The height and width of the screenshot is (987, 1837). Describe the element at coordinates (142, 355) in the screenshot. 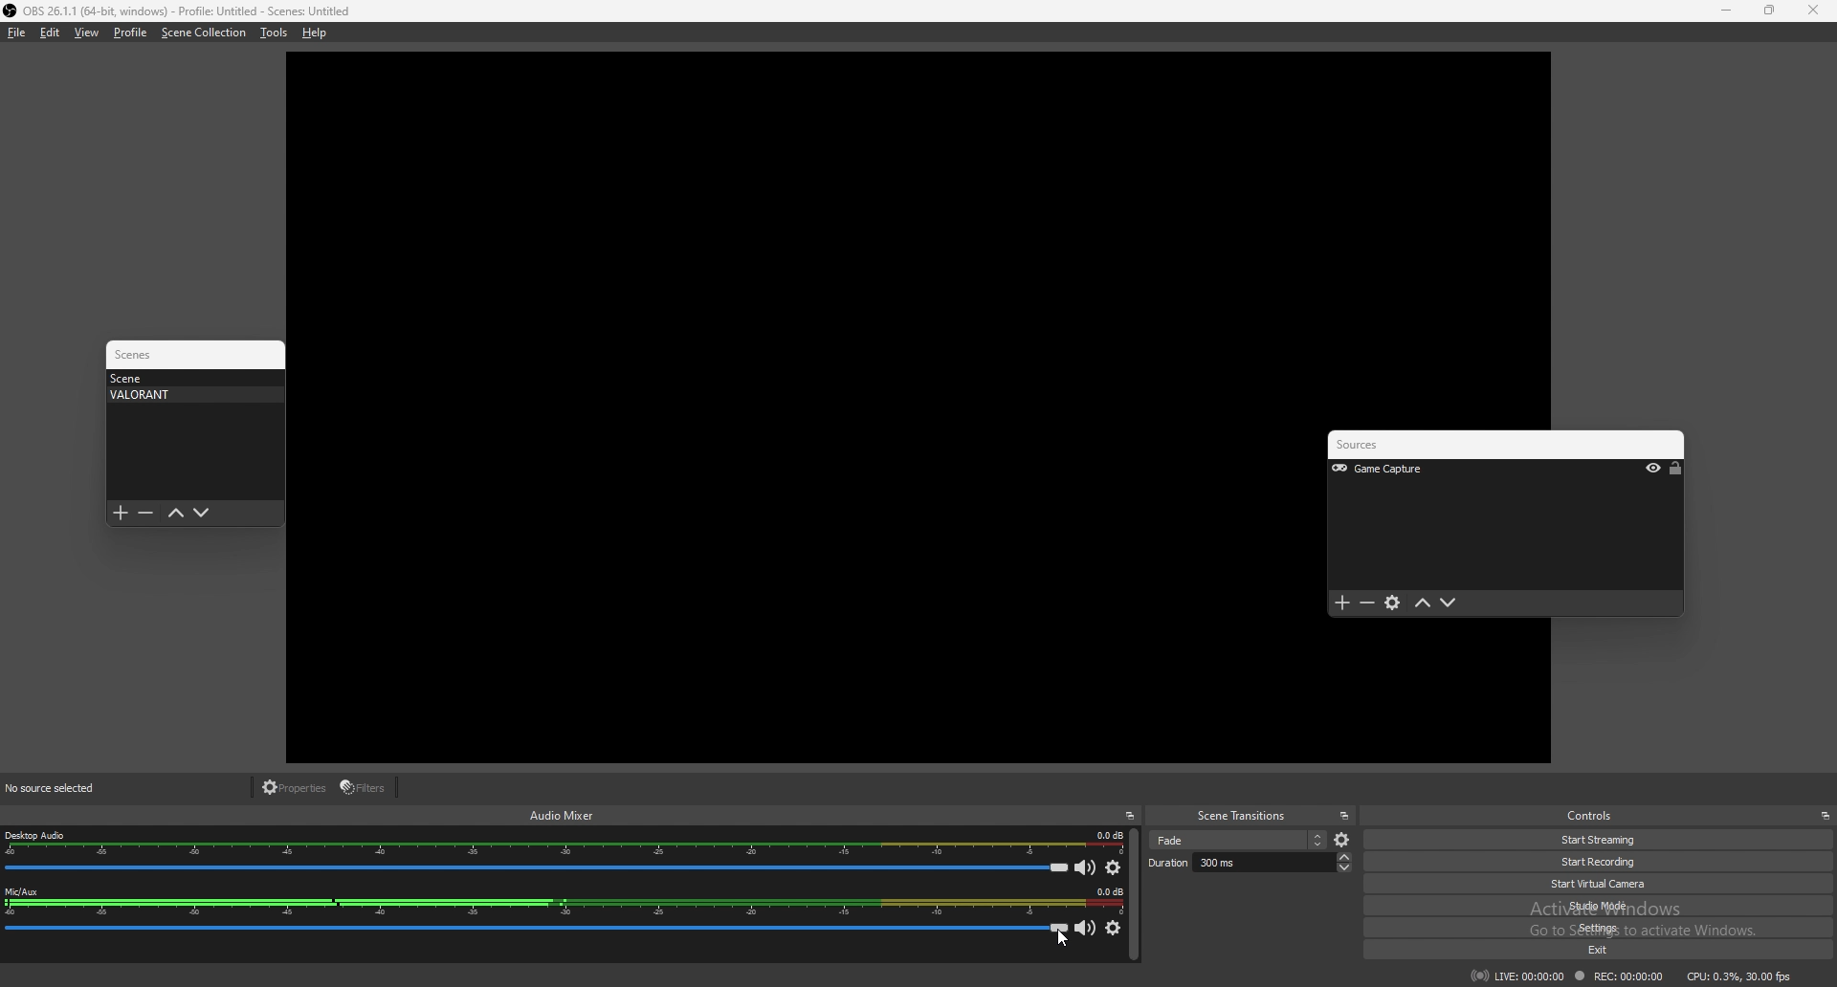

I see `scenes` at that location.